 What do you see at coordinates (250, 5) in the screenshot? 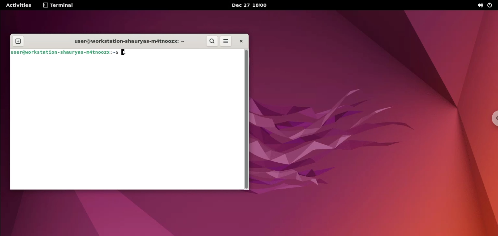
I see ` Dec 27 18:00` at bounding box center [250, 5].